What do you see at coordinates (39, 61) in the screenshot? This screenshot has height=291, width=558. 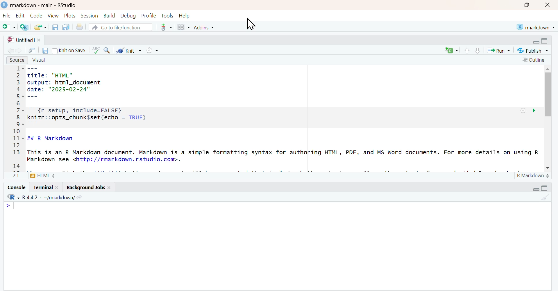 I see `Visual` at bounding box center [39, 61].